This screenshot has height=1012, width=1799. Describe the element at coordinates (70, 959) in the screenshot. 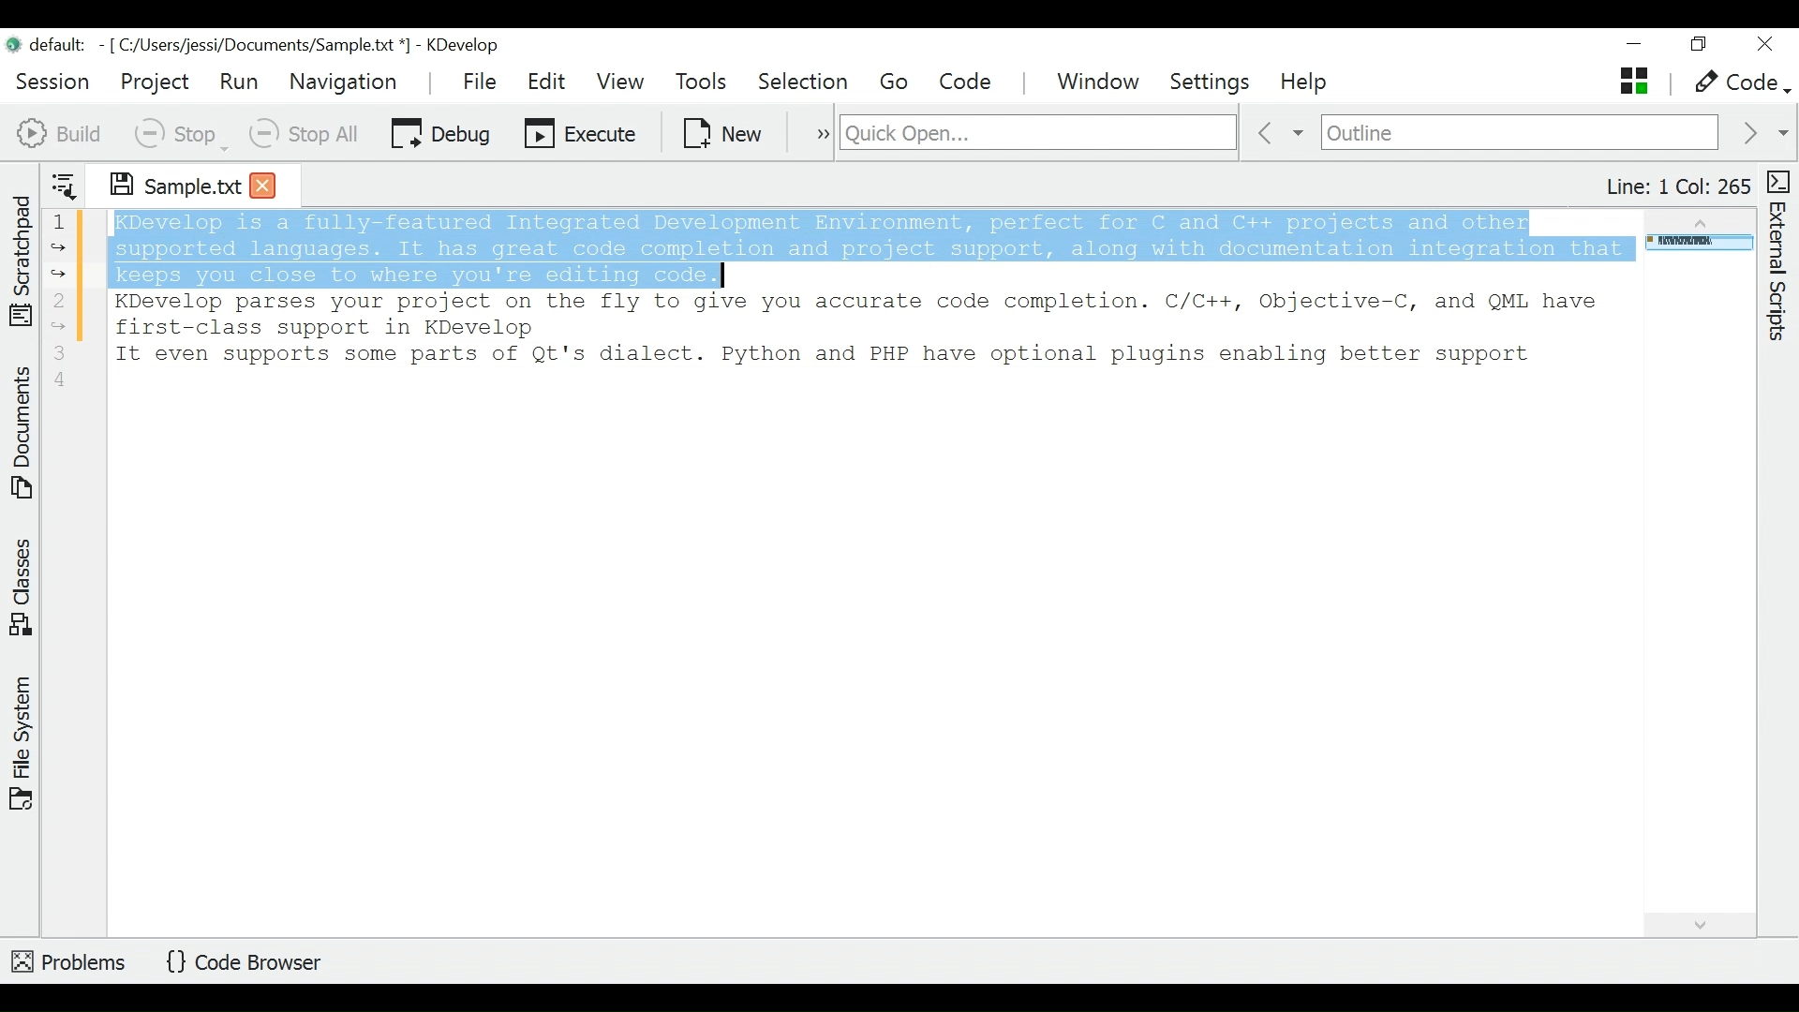

I see `Problems` at that location.